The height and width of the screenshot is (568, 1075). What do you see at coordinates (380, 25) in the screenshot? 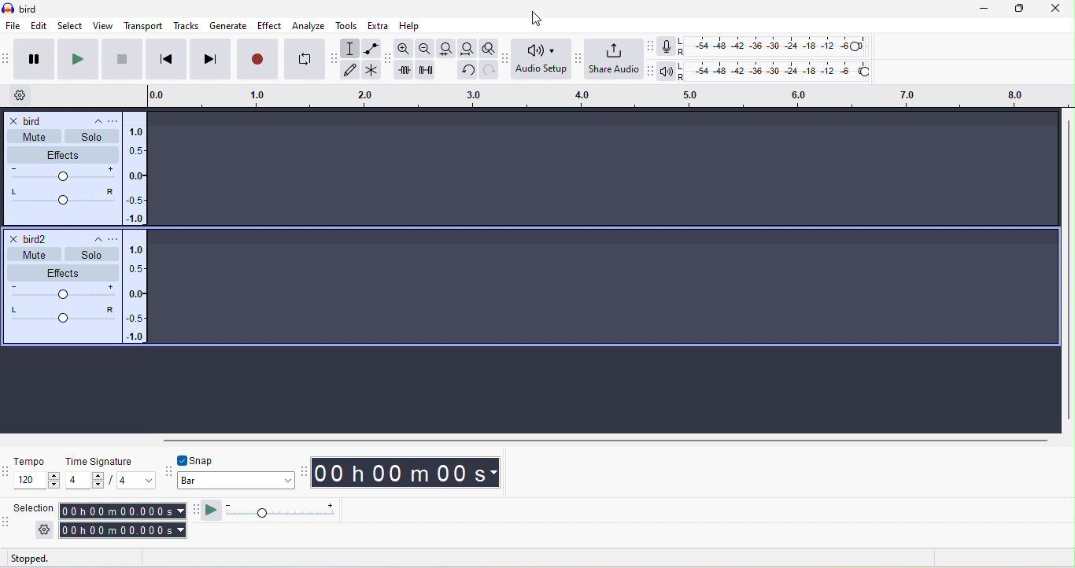
I see `extra` at bounding box center [380, 25].